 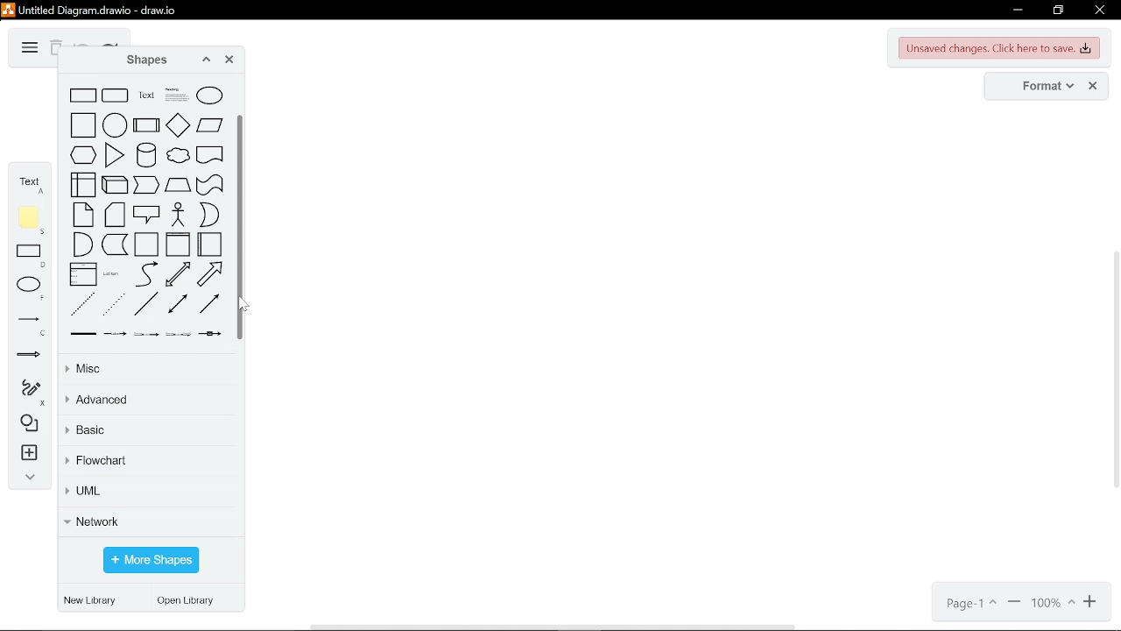 What do you see at coordinates (93, 601) in the screenshot?
I see `new library` at bounding box center [93, 601].